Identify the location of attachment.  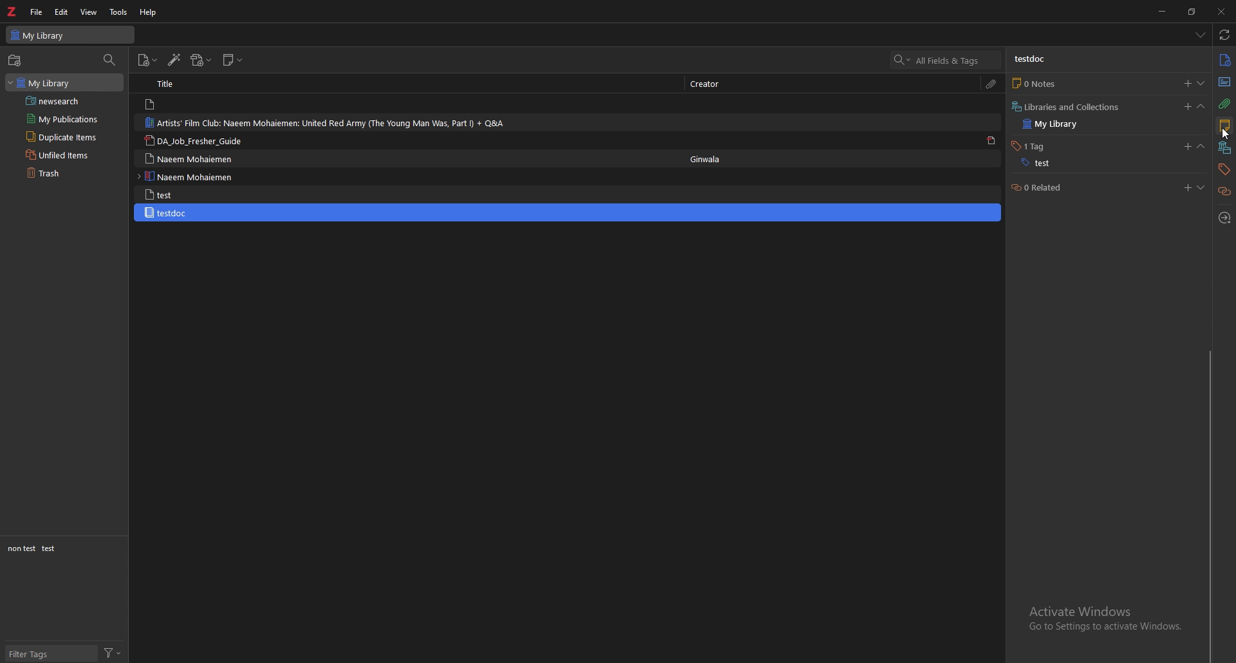
(992, 83).